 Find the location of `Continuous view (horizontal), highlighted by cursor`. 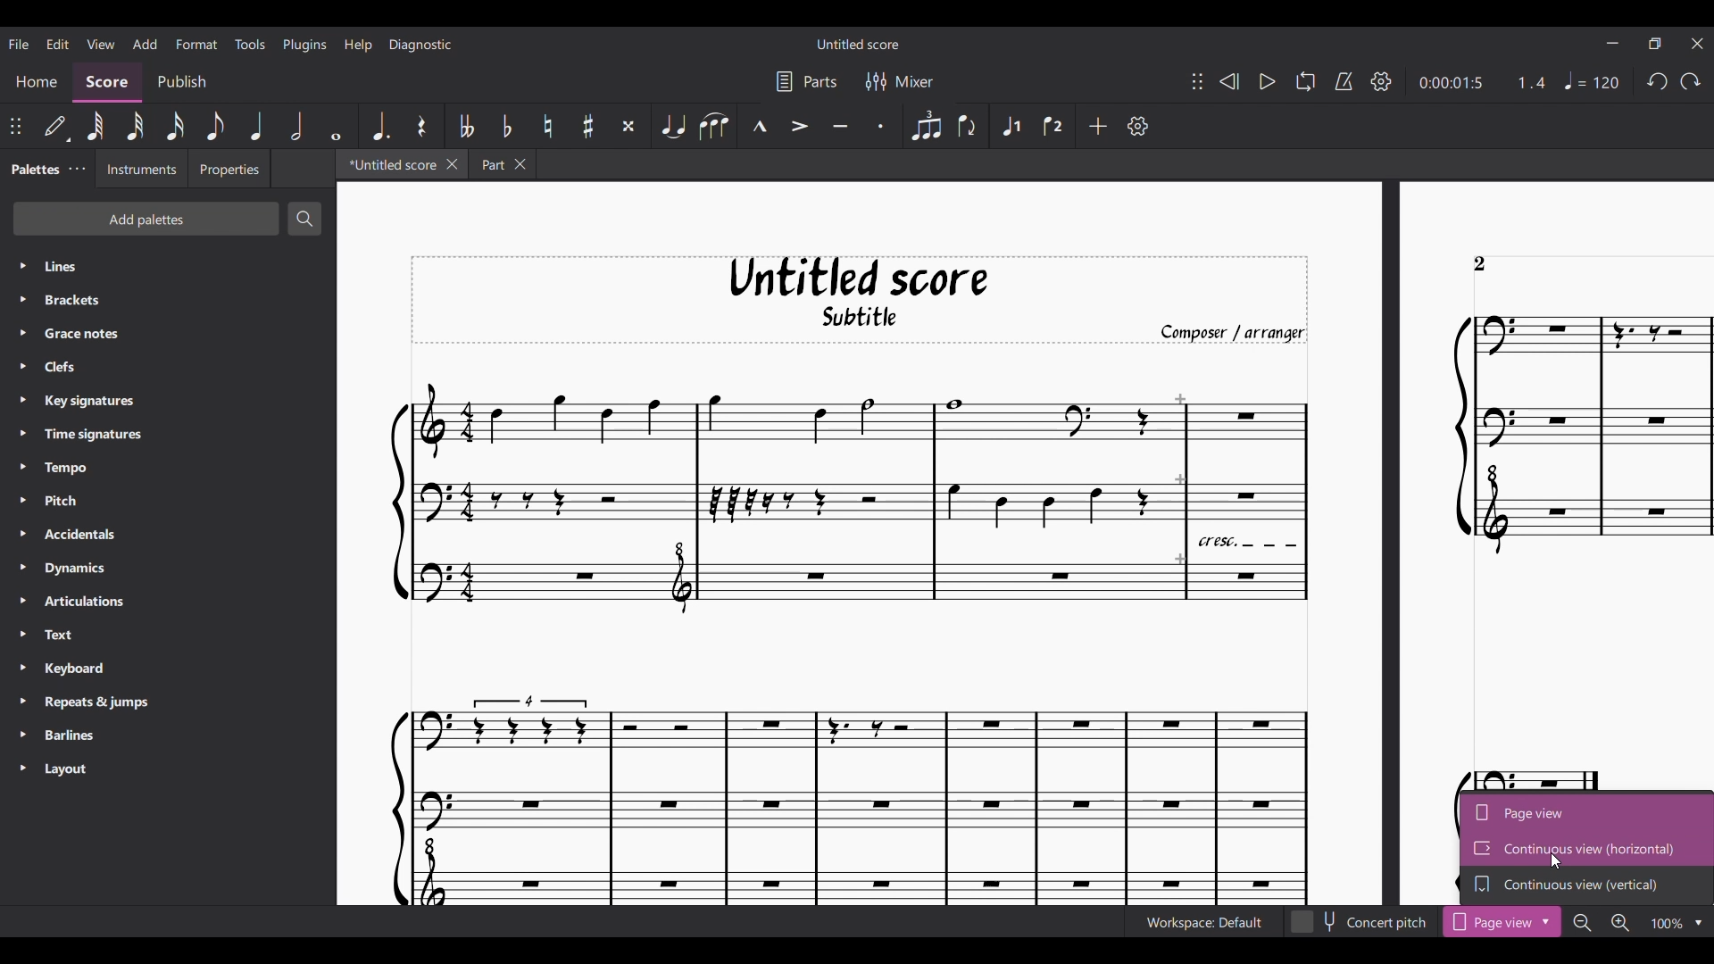

Continuous view (horizontal), highlighted by cursor is located at coordinates (1586, 848).